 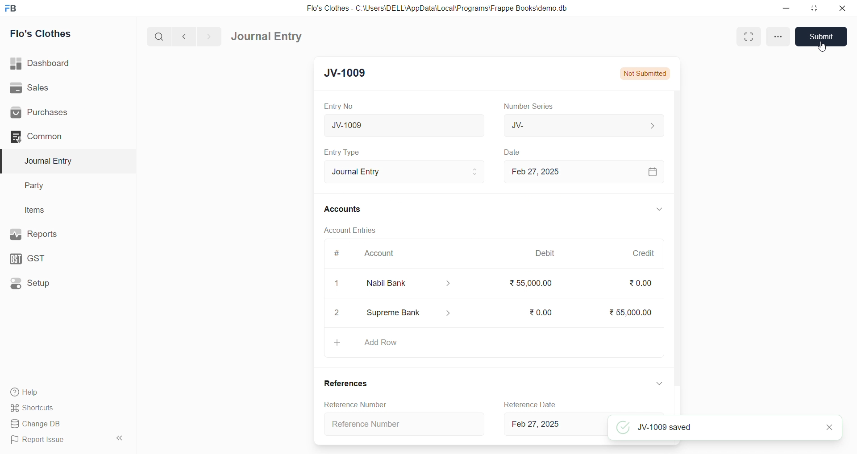 I want to click on logo, so click(x=14, y=8).